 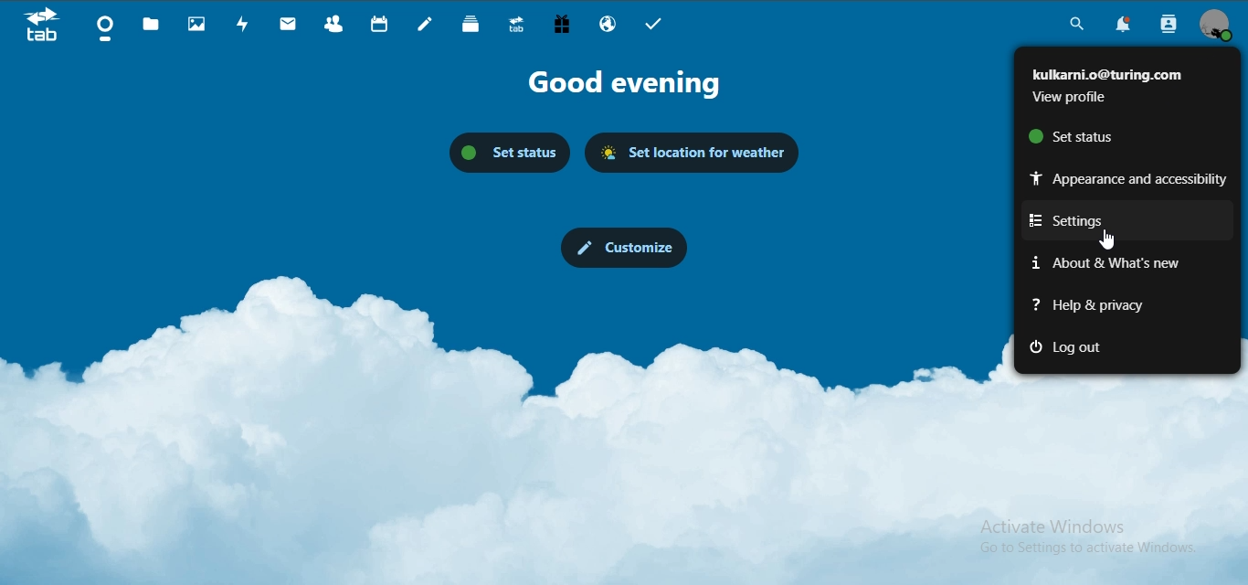 What do you see at coordinates (624, 86) in the screenshot?
I see `Good Evening` at bounding box center [624, 86].